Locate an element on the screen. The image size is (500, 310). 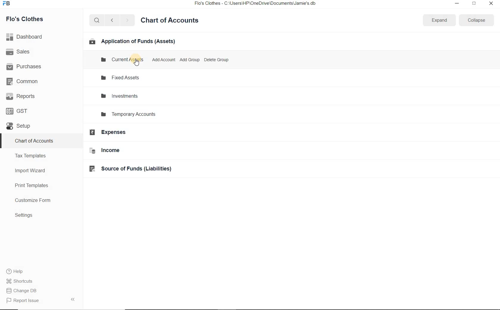
Flo's Clothes is located at coordinates (29, 19).